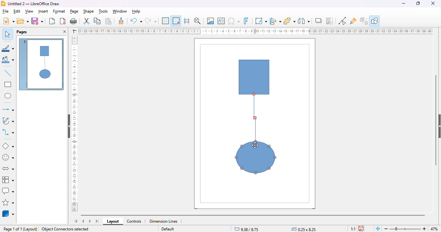 This screenshot has width=441, height=232. What do you see at coordinates (121, 21) in the screenshot?
I see `clone formatting` at bounding box center [121, 21].